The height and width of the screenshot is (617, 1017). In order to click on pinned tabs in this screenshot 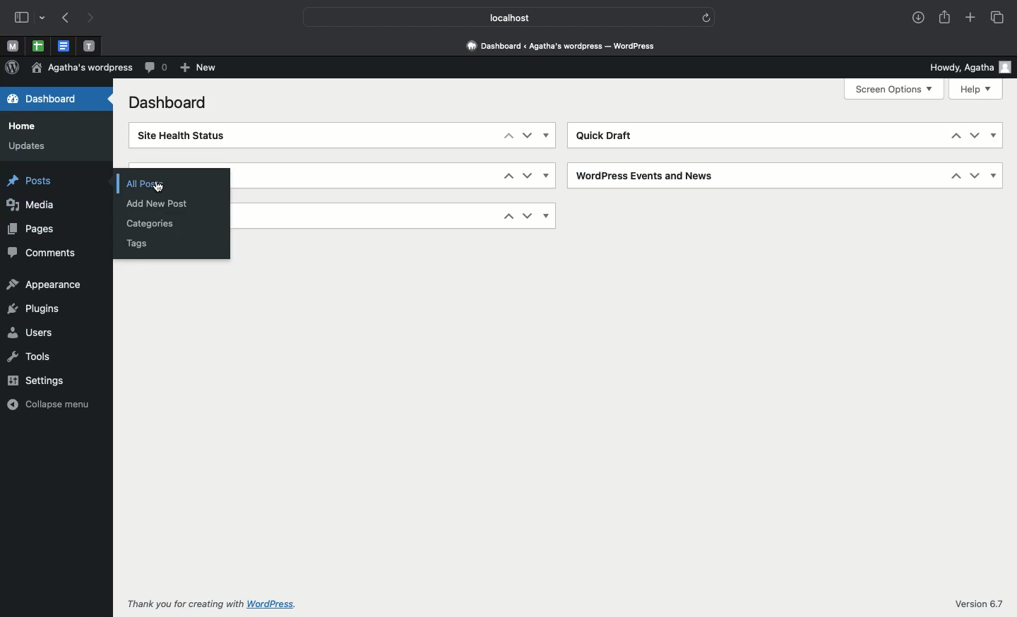, I will do `click(64, 47)`.